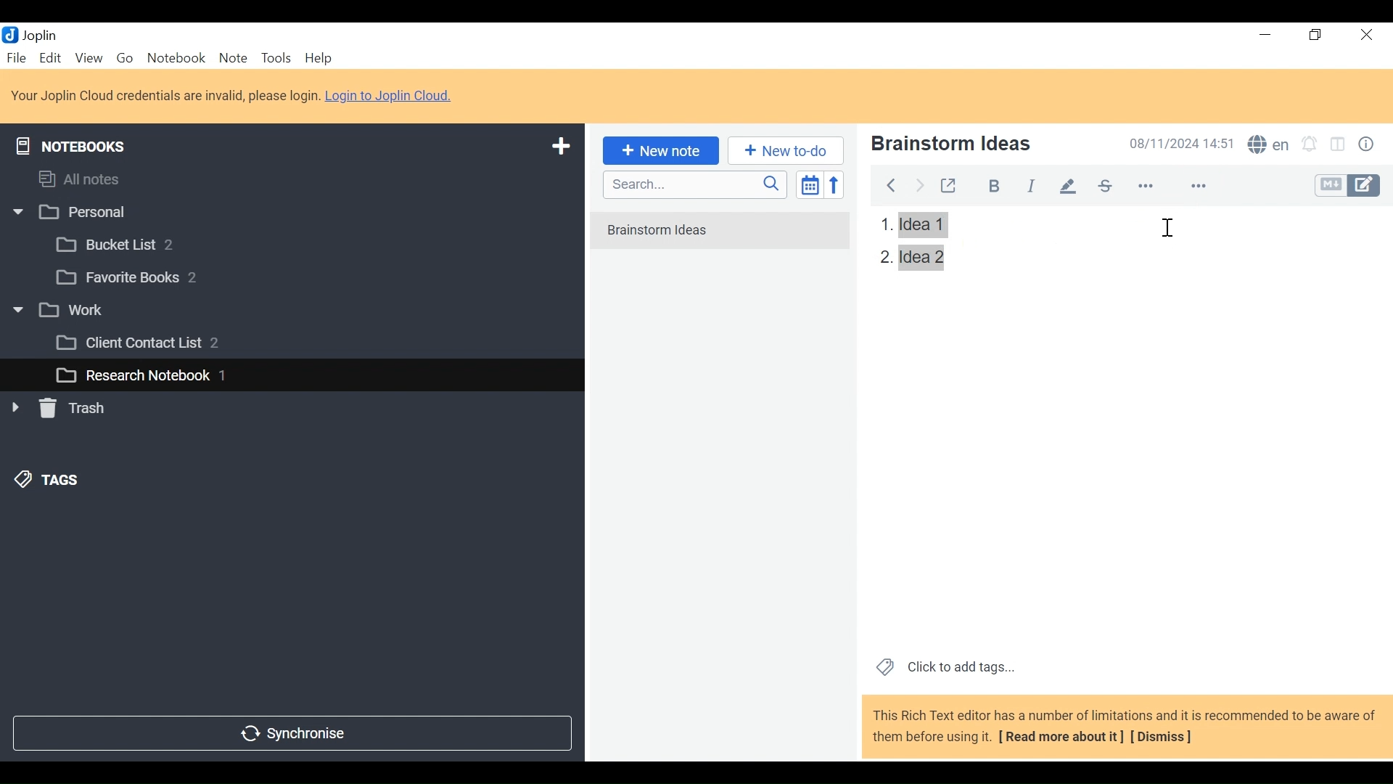 The height and width of the screenshot is (784, 1393). What do you see at coordinates (1339, 146) in the screenshot?
I see `Toggle Editor layout` at bounding box center [1339, 146].